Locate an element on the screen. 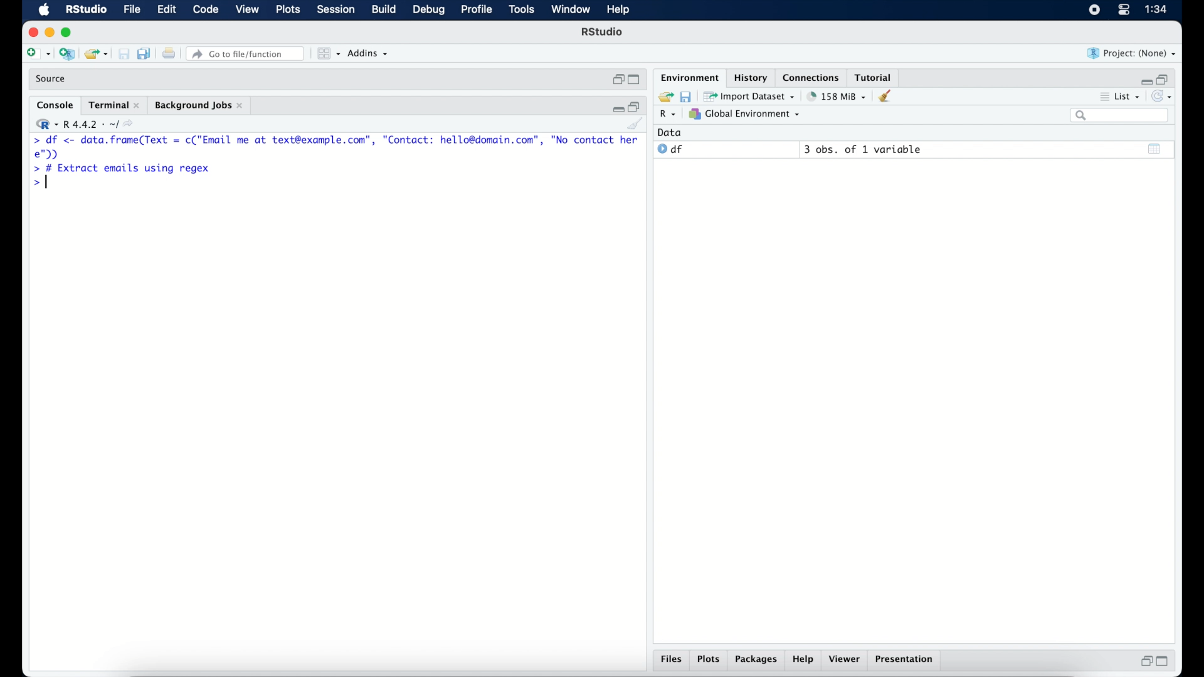 The image size is (1204, 677). tools is located at coordinates (520, 10).